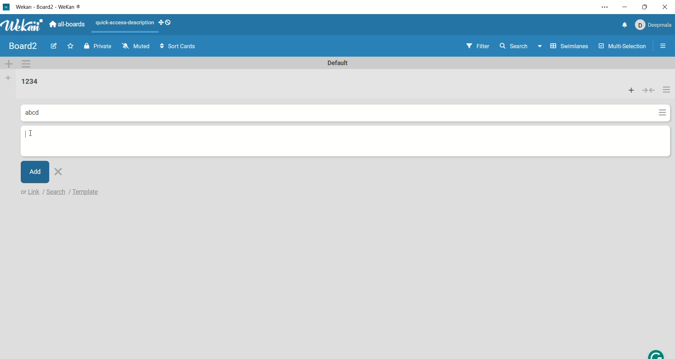 Image resolution: width=675 pixels, height=359 pixels. I want to click on text, so click(61, 193).